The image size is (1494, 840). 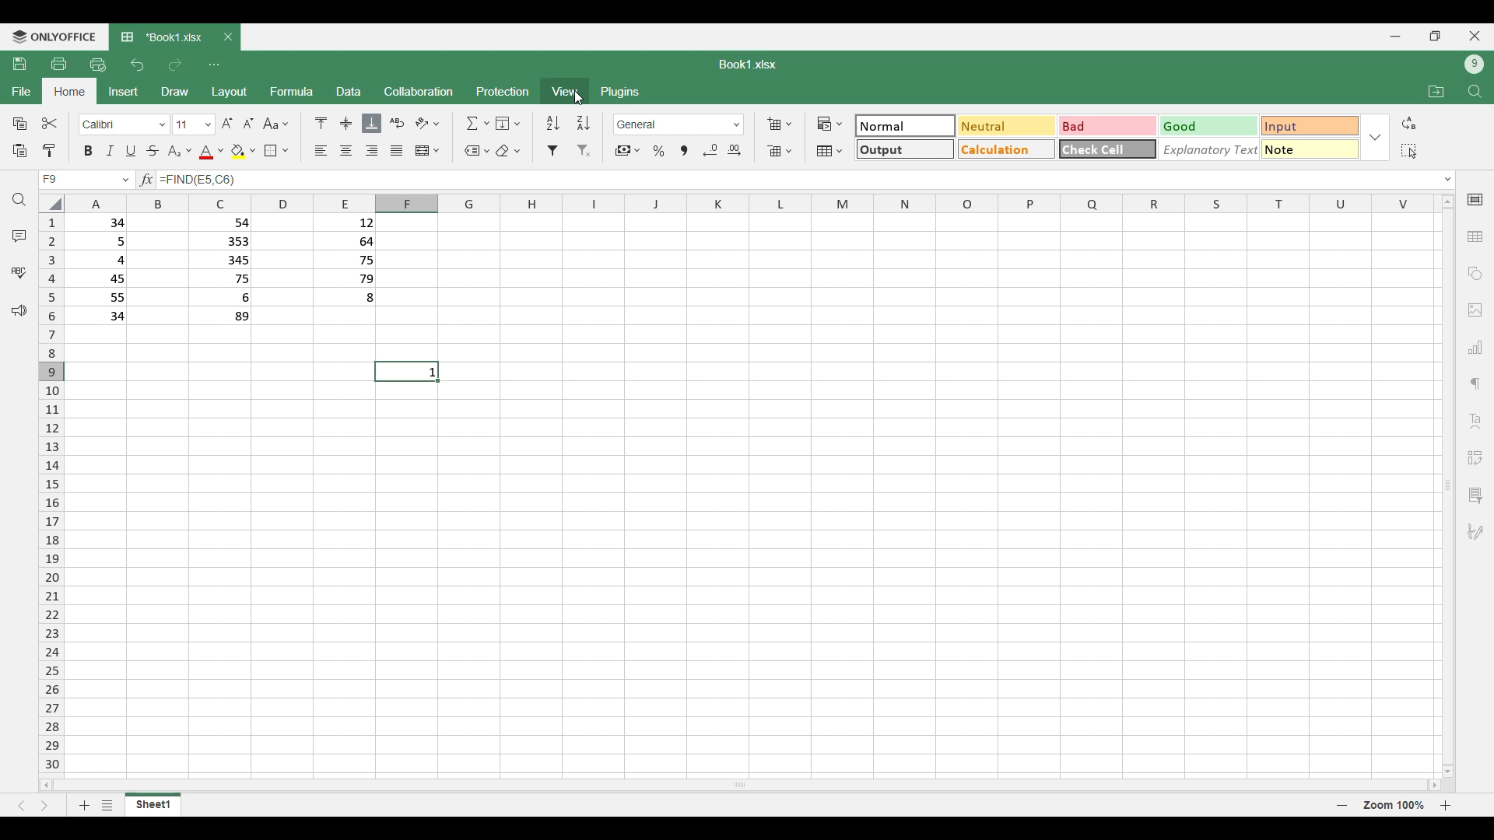 I want to click on Close tab, so click(x=228, y=37).